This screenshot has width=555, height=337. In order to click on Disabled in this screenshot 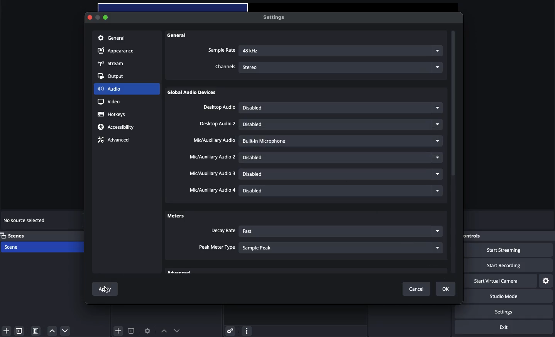, I will do `click(340, 108)`.